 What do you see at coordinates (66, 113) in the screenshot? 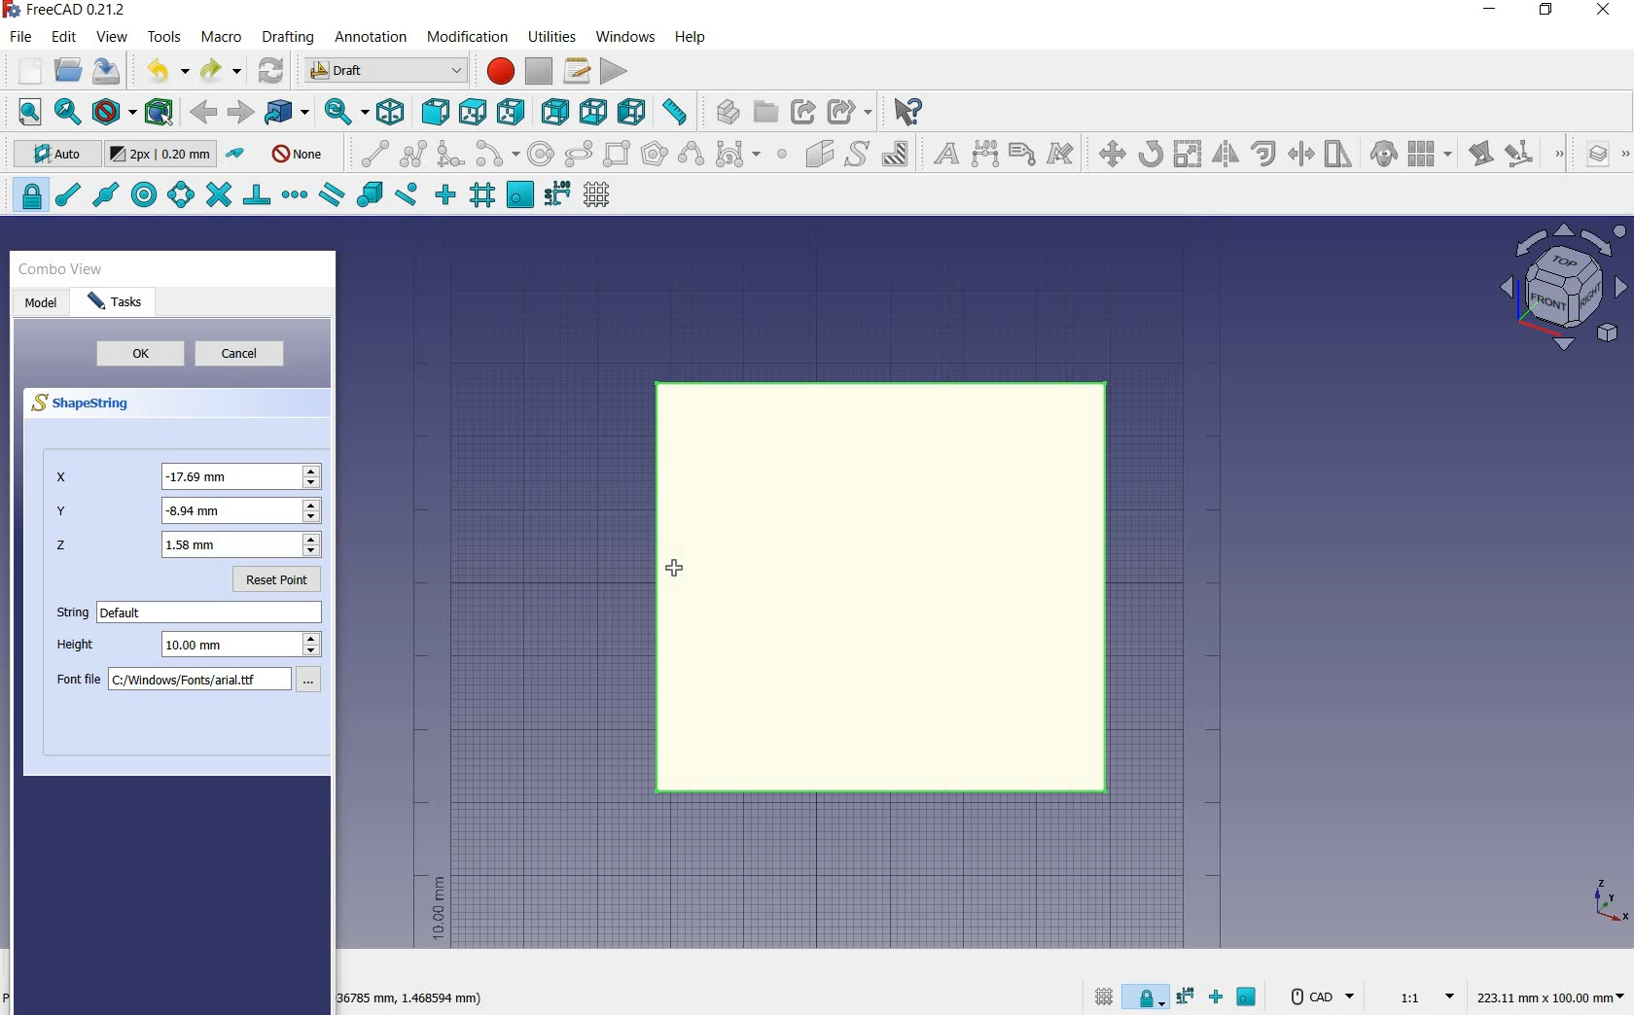
I see `fit selection` at bounding box center [66, 113].